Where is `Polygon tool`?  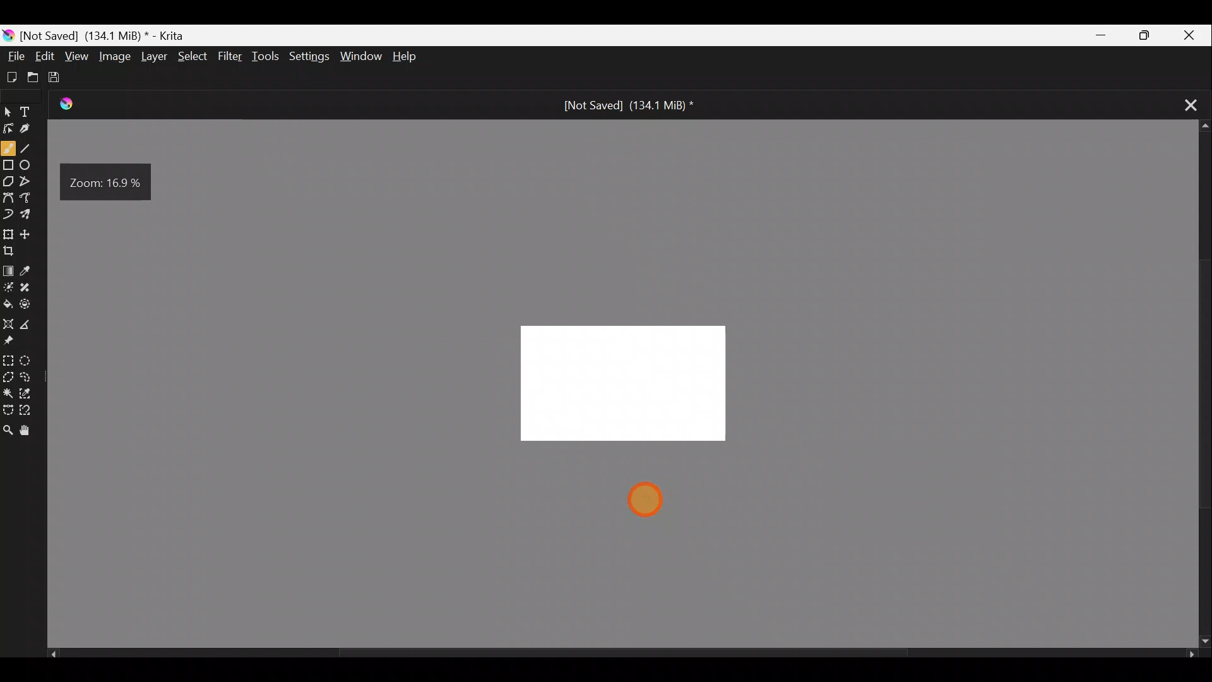 Polygon tool is located at coordinates (9, 182).